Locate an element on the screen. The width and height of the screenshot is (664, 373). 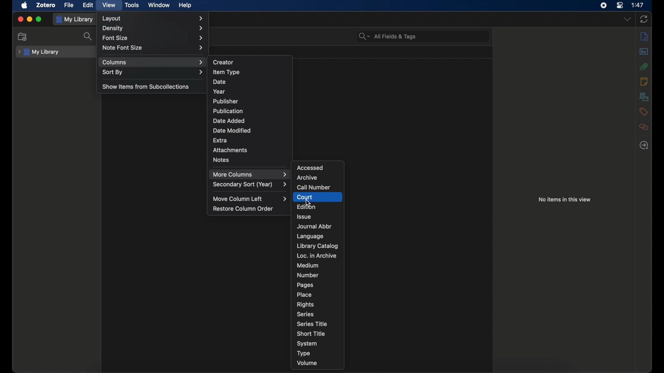
show items from subcollections is located at coordinates (147, 86).